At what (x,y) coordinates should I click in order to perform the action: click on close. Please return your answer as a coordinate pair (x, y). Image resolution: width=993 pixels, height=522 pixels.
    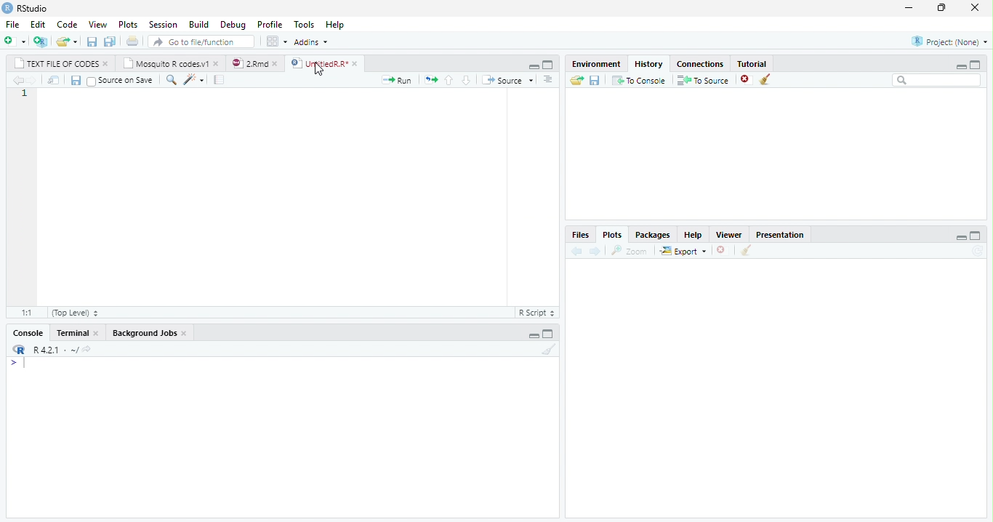
    Looking at the image, I should click on (721, 249).